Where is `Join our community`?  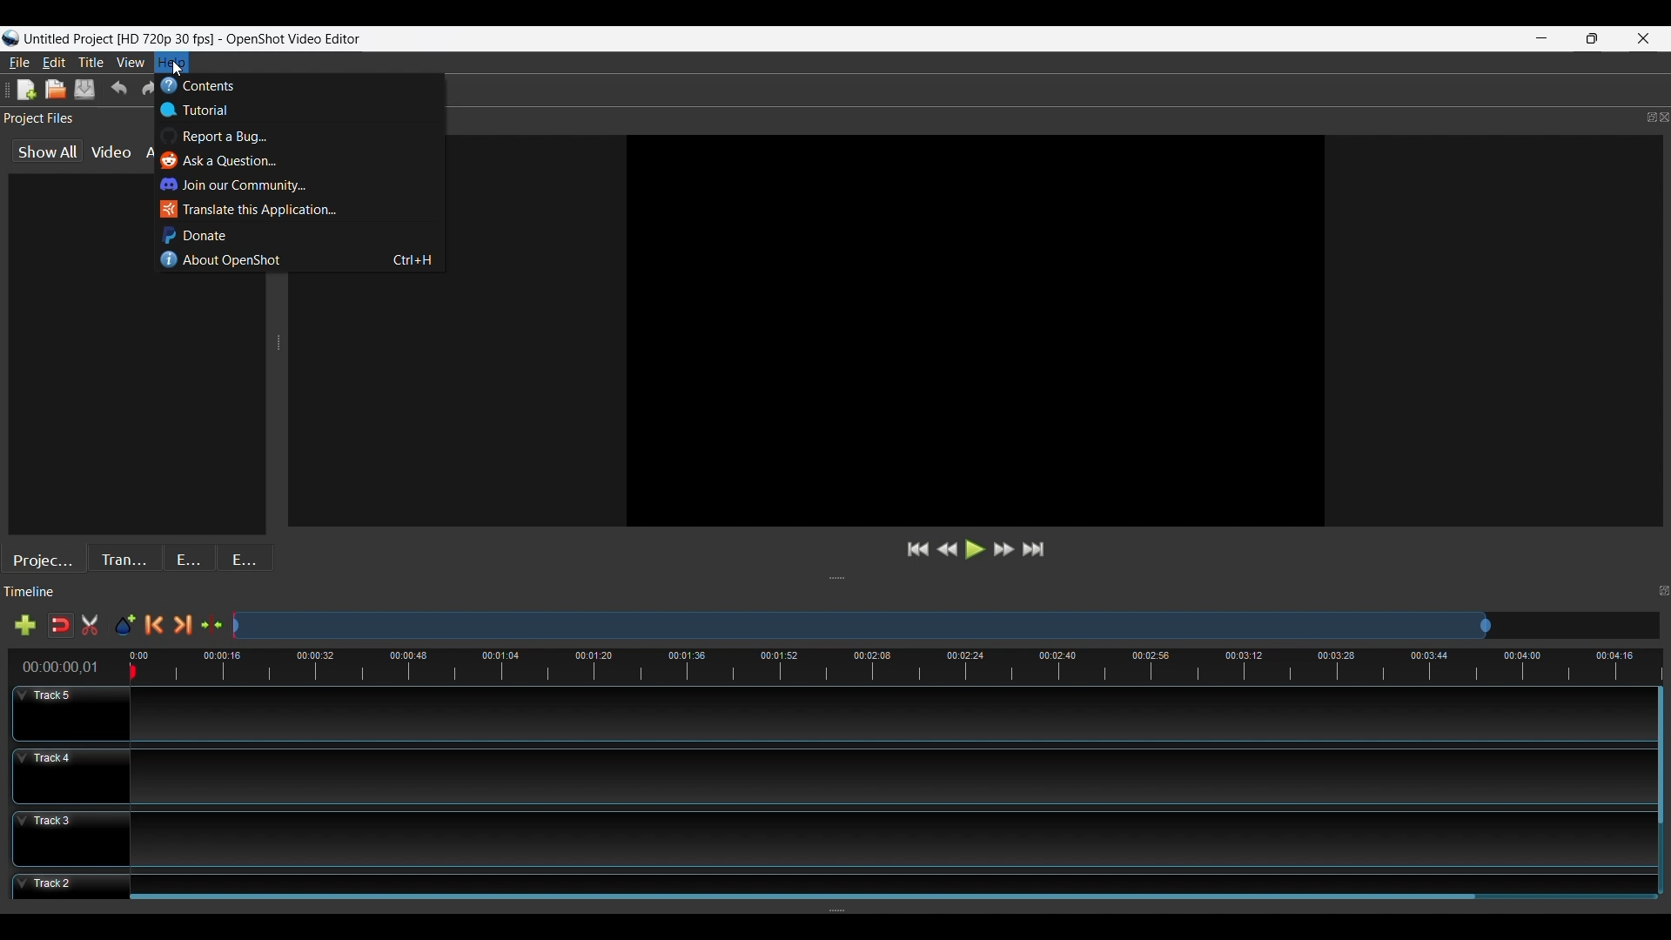 Join our community is located at coordinates (243, 185).